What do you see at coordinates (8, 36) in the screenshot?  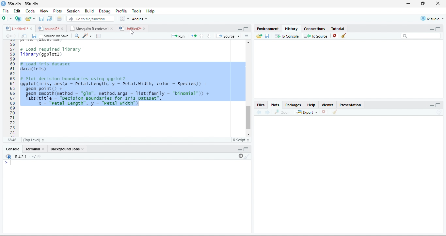 I see `back` at bounding box center [8, 36].